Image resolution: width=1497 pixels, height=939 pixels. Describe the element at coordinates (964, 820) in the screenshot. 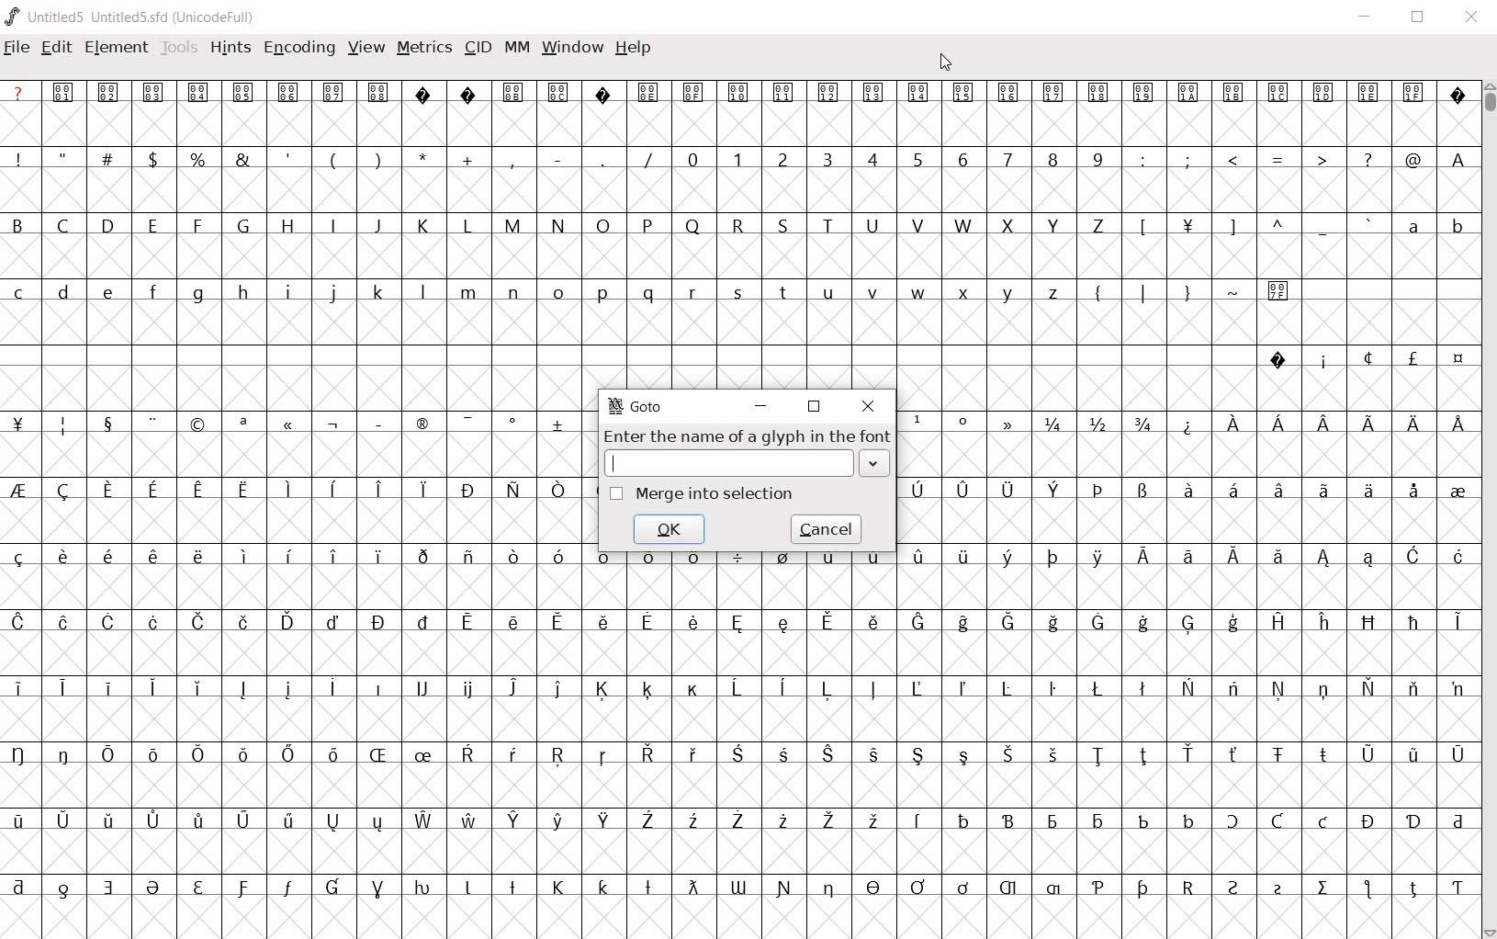

I see `Symbol` at that location.